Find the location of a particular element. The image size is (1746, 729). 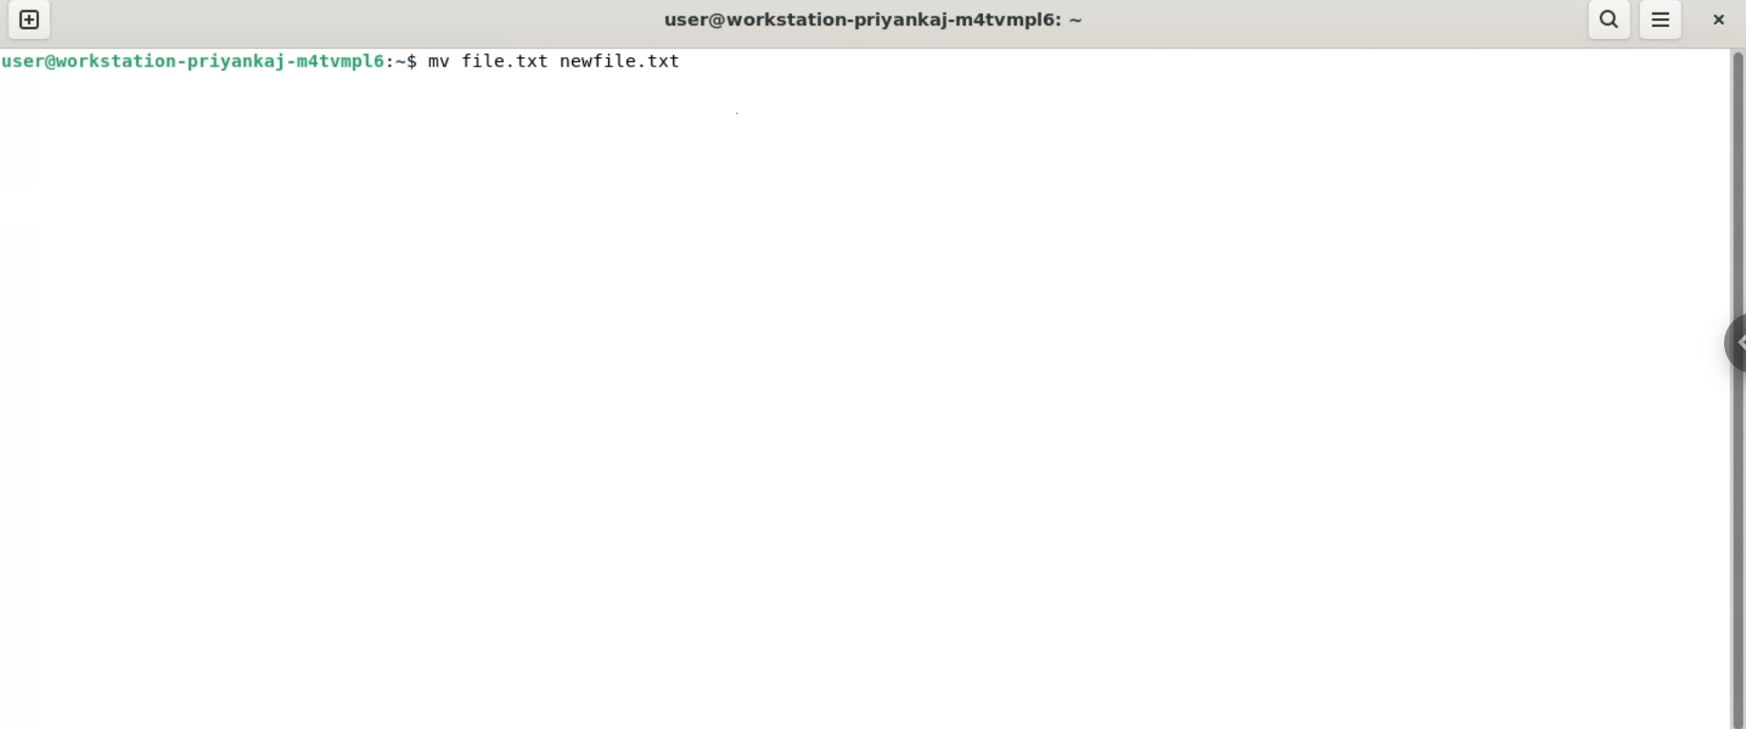

menu is located at coordinates (1662, 22).